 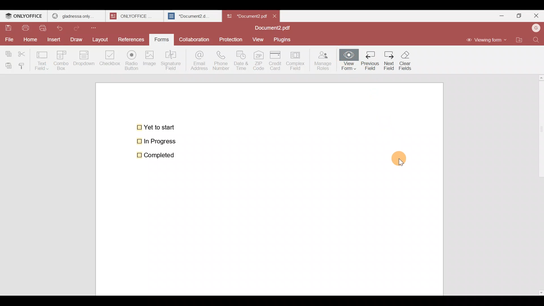 What do you see at coordinates (7, 52) in the screenshot?
I see `Copy` at bounding box center [7, 52].